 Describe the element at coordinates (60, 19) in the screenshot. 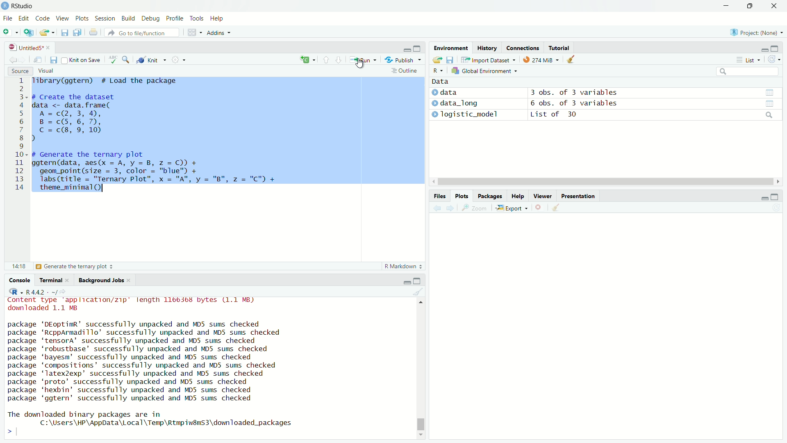

I see `View` at that location.